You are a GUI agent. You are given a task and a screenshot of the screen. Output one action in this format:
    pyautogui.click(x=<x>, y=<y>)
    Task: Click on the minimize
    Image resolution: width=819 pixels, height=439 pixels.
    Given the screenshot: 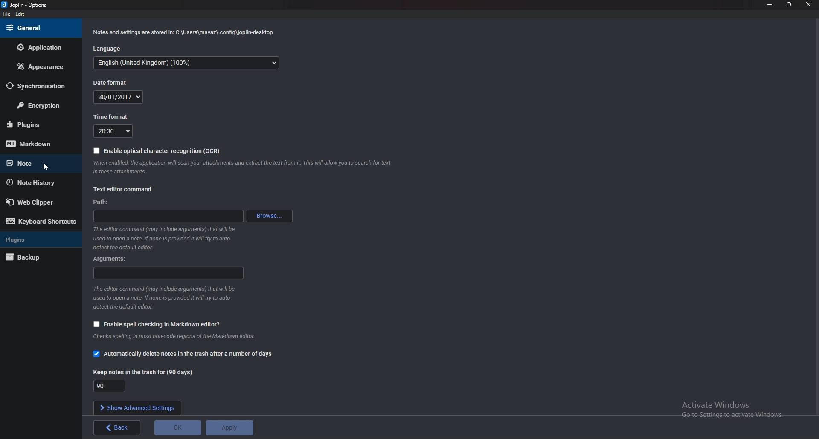 What is the action you would take?
    pyautogui.click(x=770, y=4)
    